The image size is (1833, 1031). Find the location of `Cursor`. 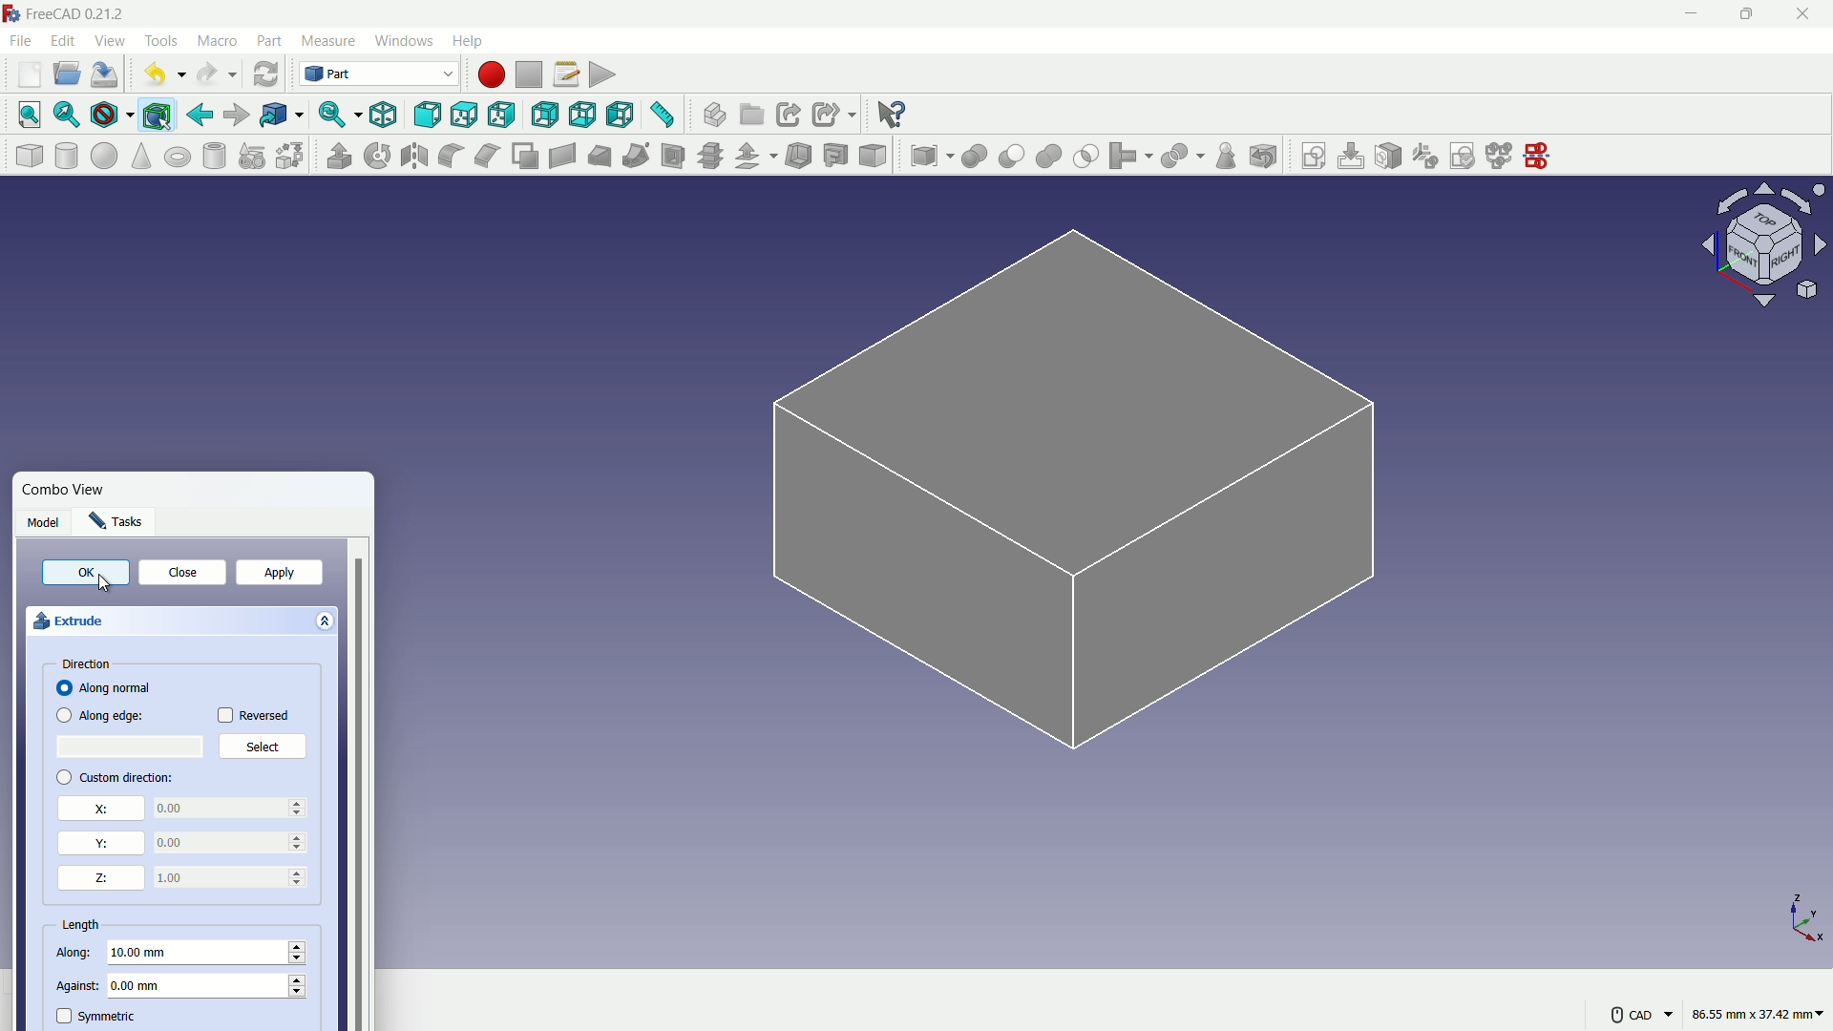

Cursor is located at coordinates (105, 583).